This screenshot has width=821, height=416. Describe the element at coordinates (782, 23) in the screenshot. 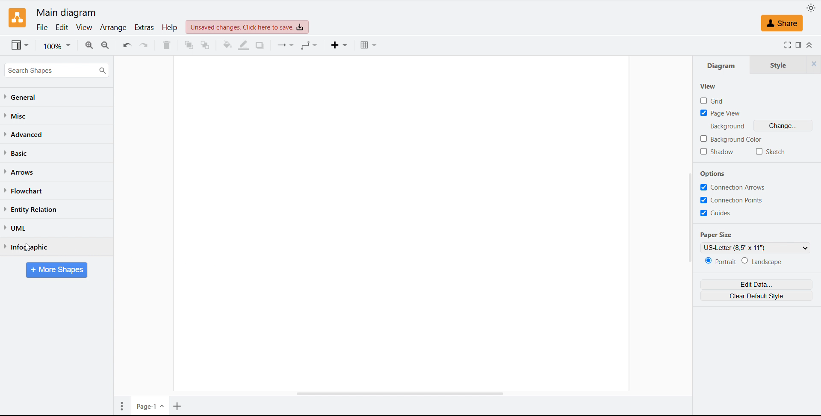

I see `Share ` at that location.